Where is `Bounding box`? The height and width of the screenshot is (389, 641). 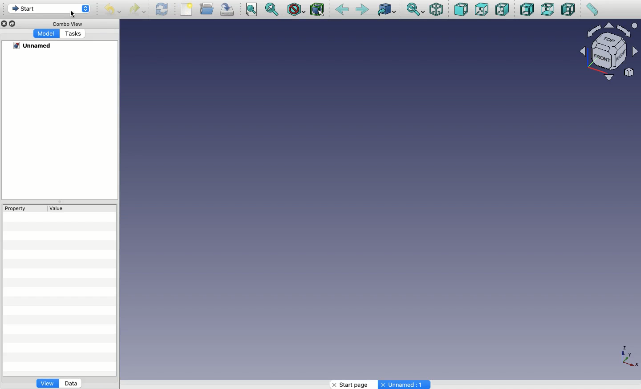 Bounding box is located at coordinates (318, 10).